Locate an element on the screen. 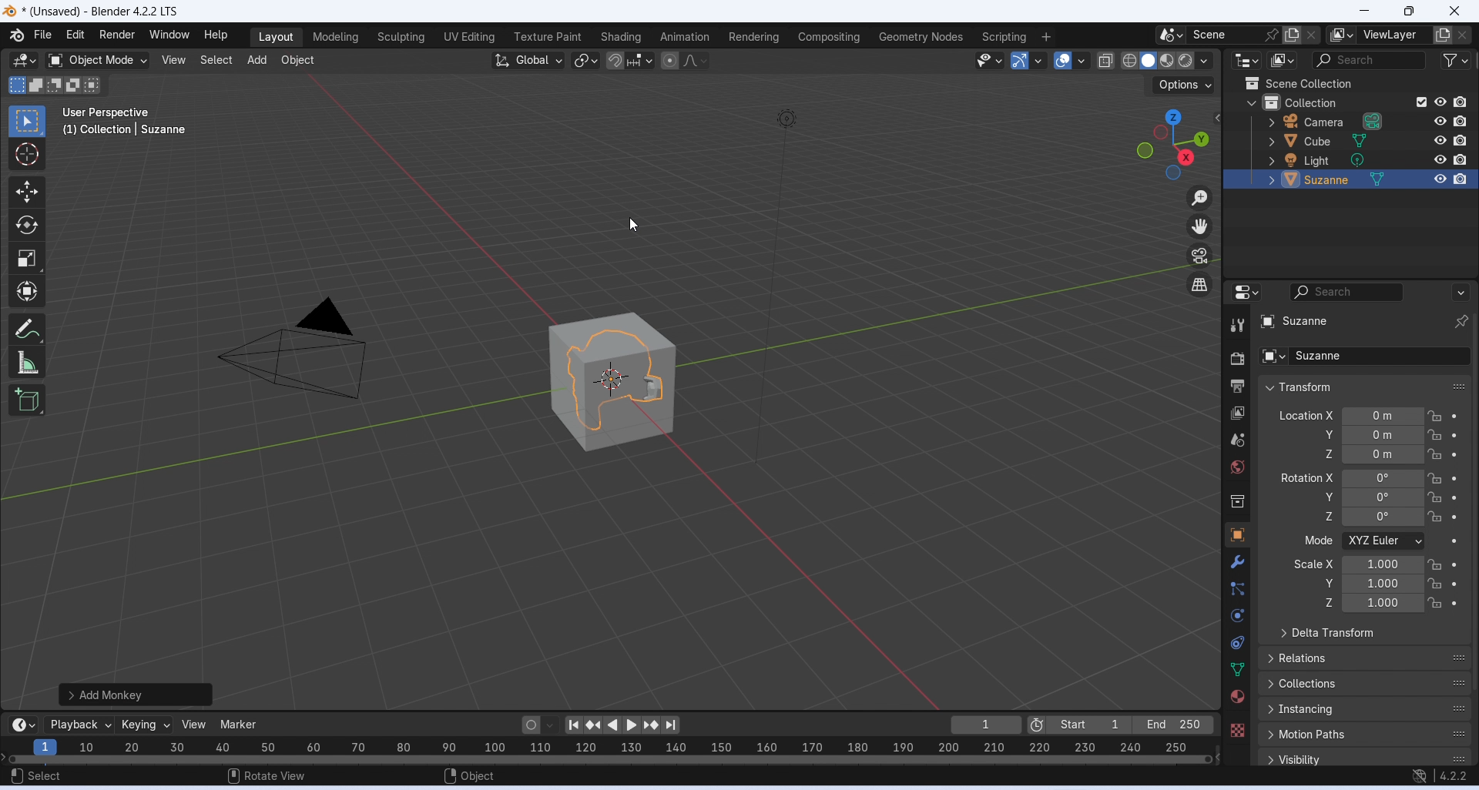 Image resolution: width=1479 pixels, height=790 pixels. proportional editing objects is located at coordinates (671, 61).